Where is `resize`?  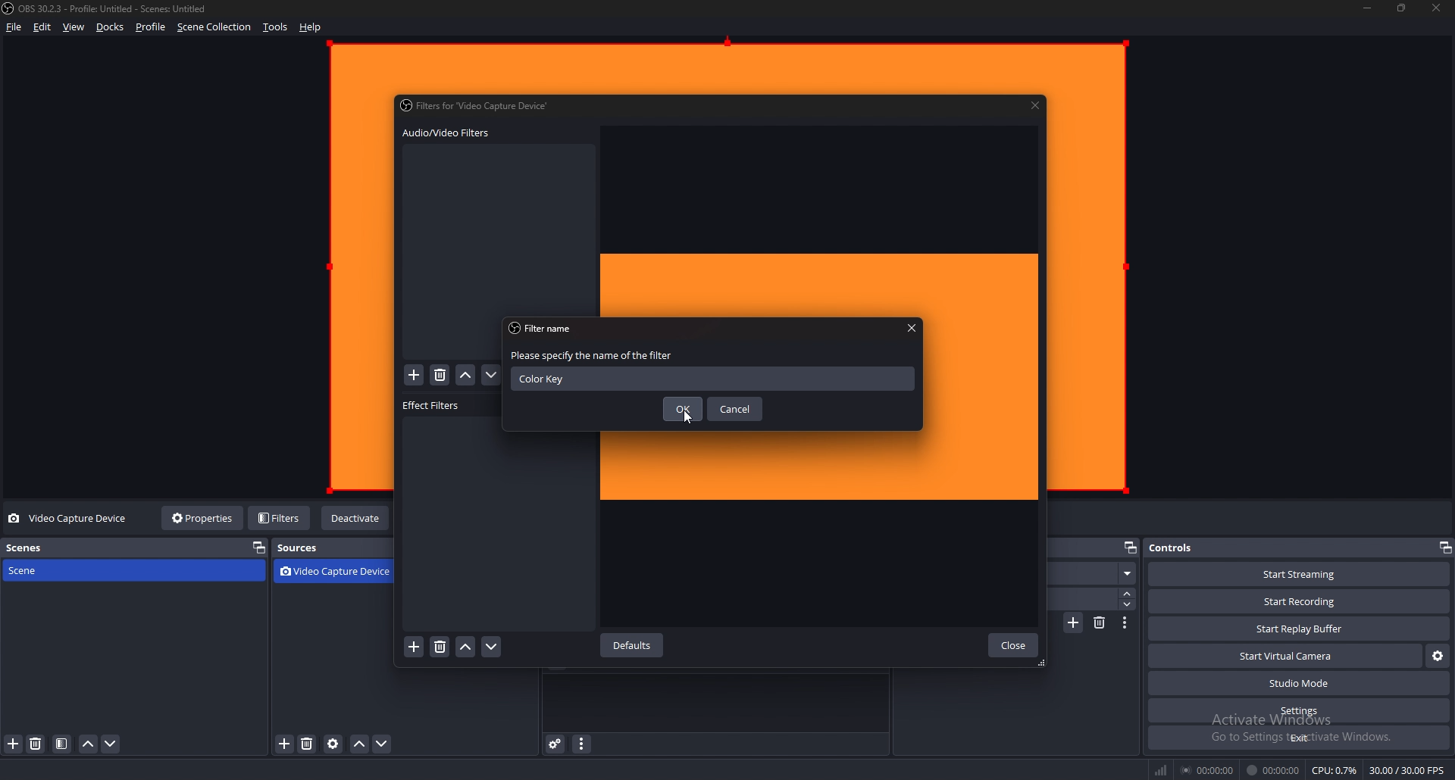 resize is located at coordinates (1402, 8).